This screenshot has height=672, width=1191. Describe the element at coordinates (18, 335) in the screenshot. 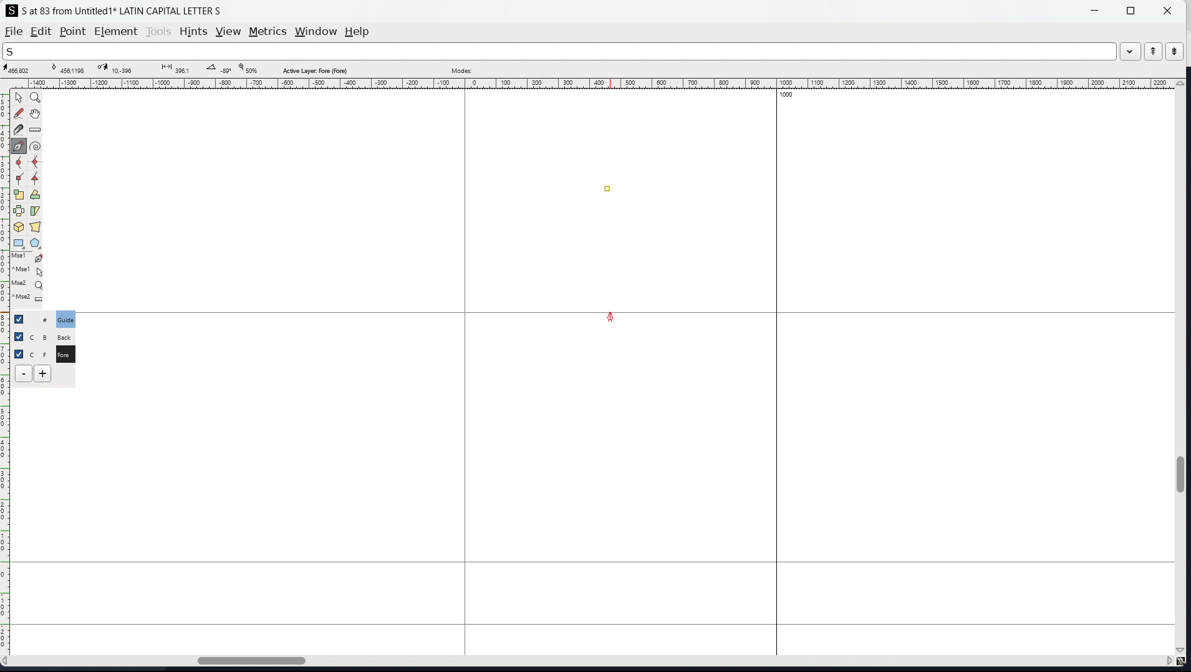

I see `checkbox` at that location.